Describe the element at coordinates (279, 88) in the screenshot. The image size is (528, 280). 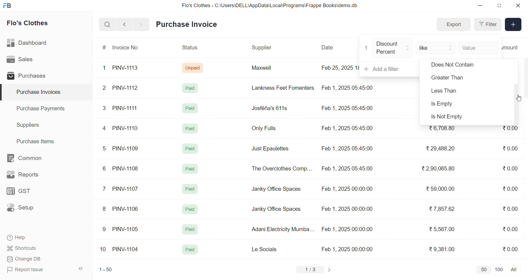
I see `Lankness Feet Fomenters` at that location.